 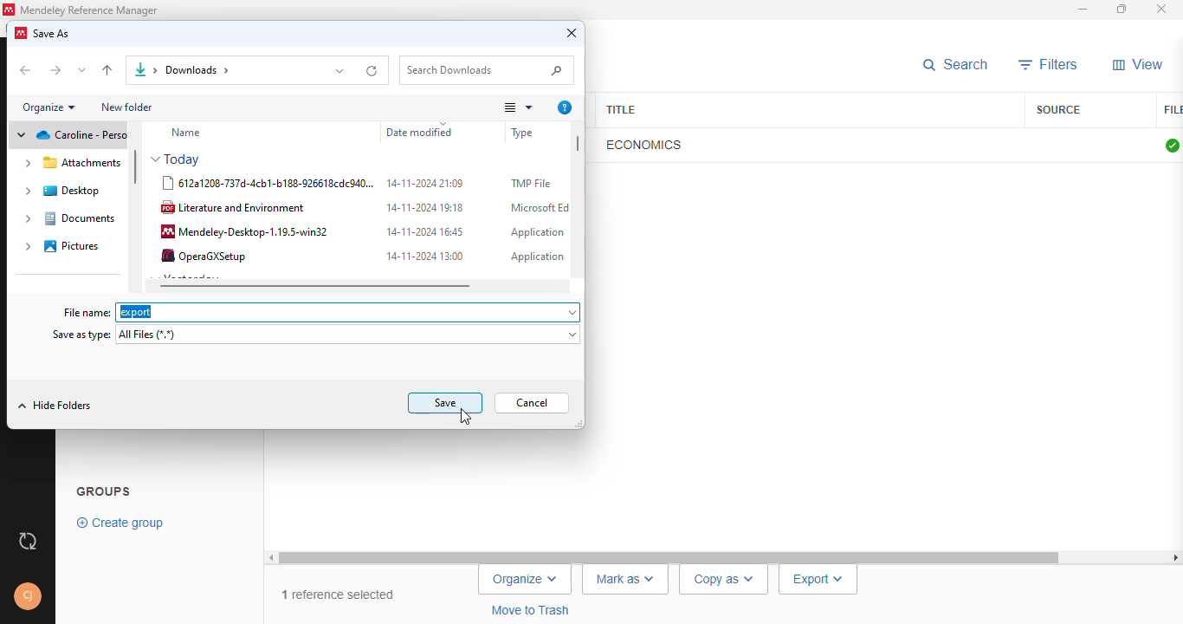 I want to click on recent locations, so click(x=83, y=70).